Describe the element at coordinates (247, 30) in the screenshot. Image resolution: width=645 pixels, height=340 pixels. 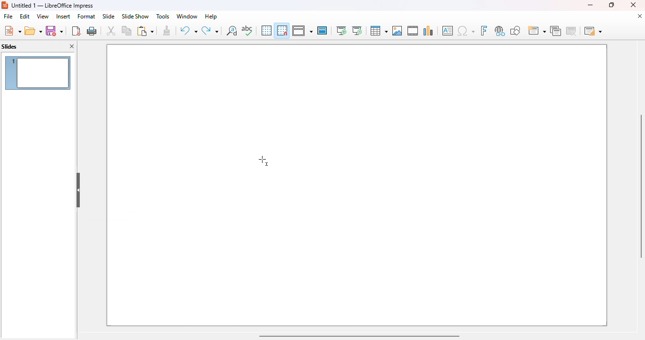
I see `spelling` at that location.